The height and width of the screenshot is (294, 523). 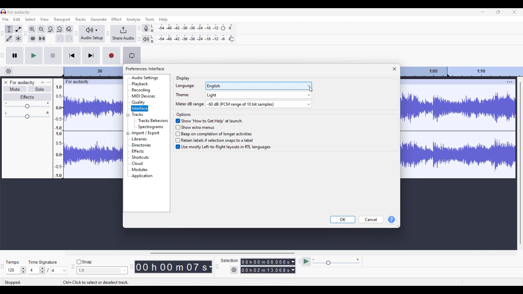 I want to click on Show extra menus, so click(x=200, y=127).